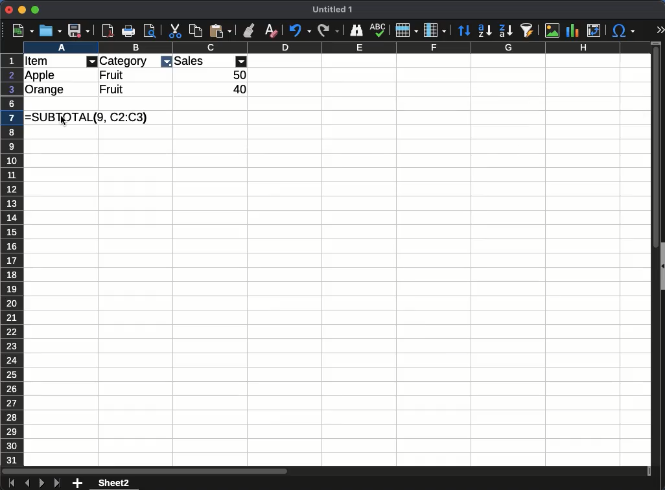  Describe the element at coordinates (77, 484) in the screenshot. I see `add` at that location.